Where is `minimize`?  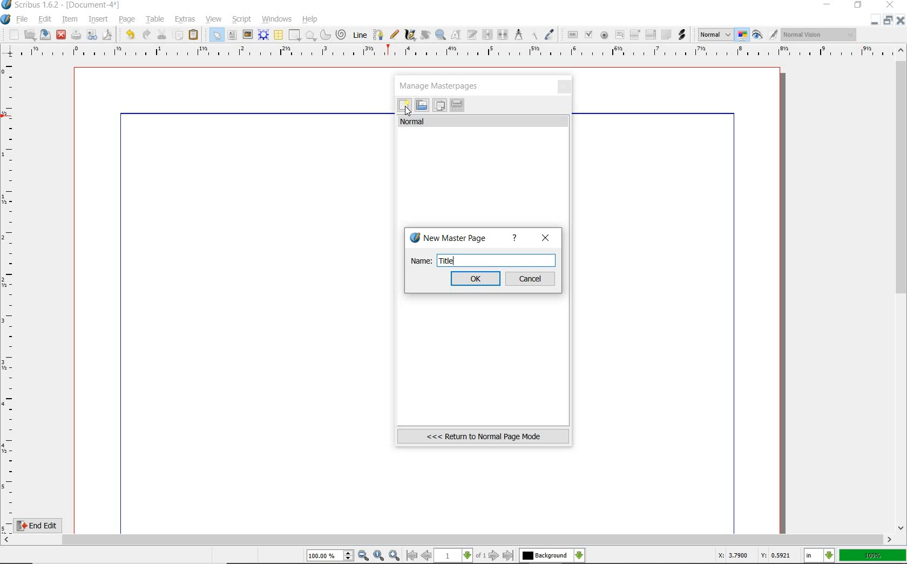 minimize is located at coordinates (828, 5).